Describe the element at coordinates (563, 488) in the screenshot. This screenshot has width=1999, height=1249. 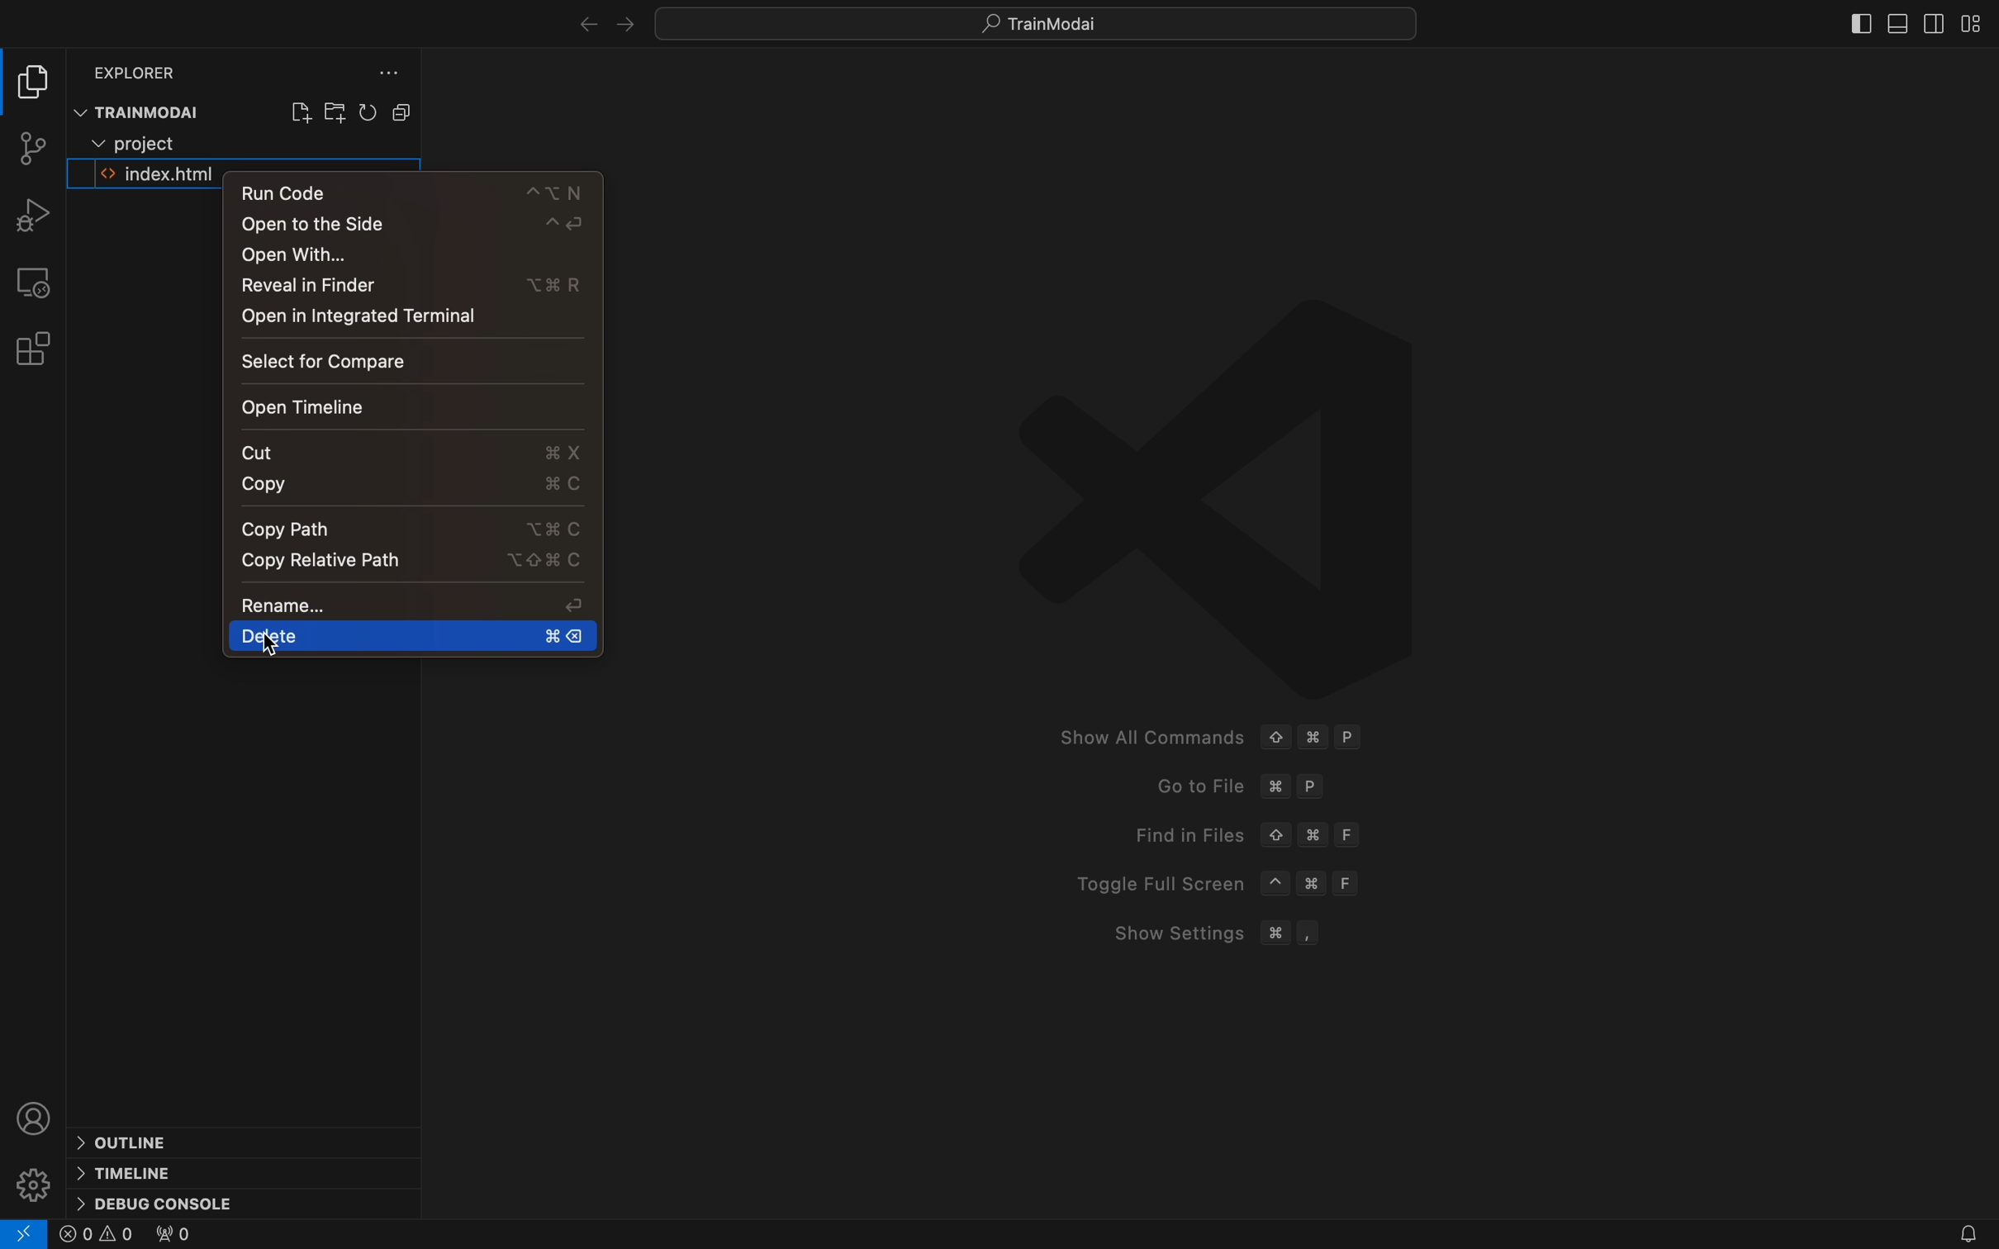
I see `C` at that location.